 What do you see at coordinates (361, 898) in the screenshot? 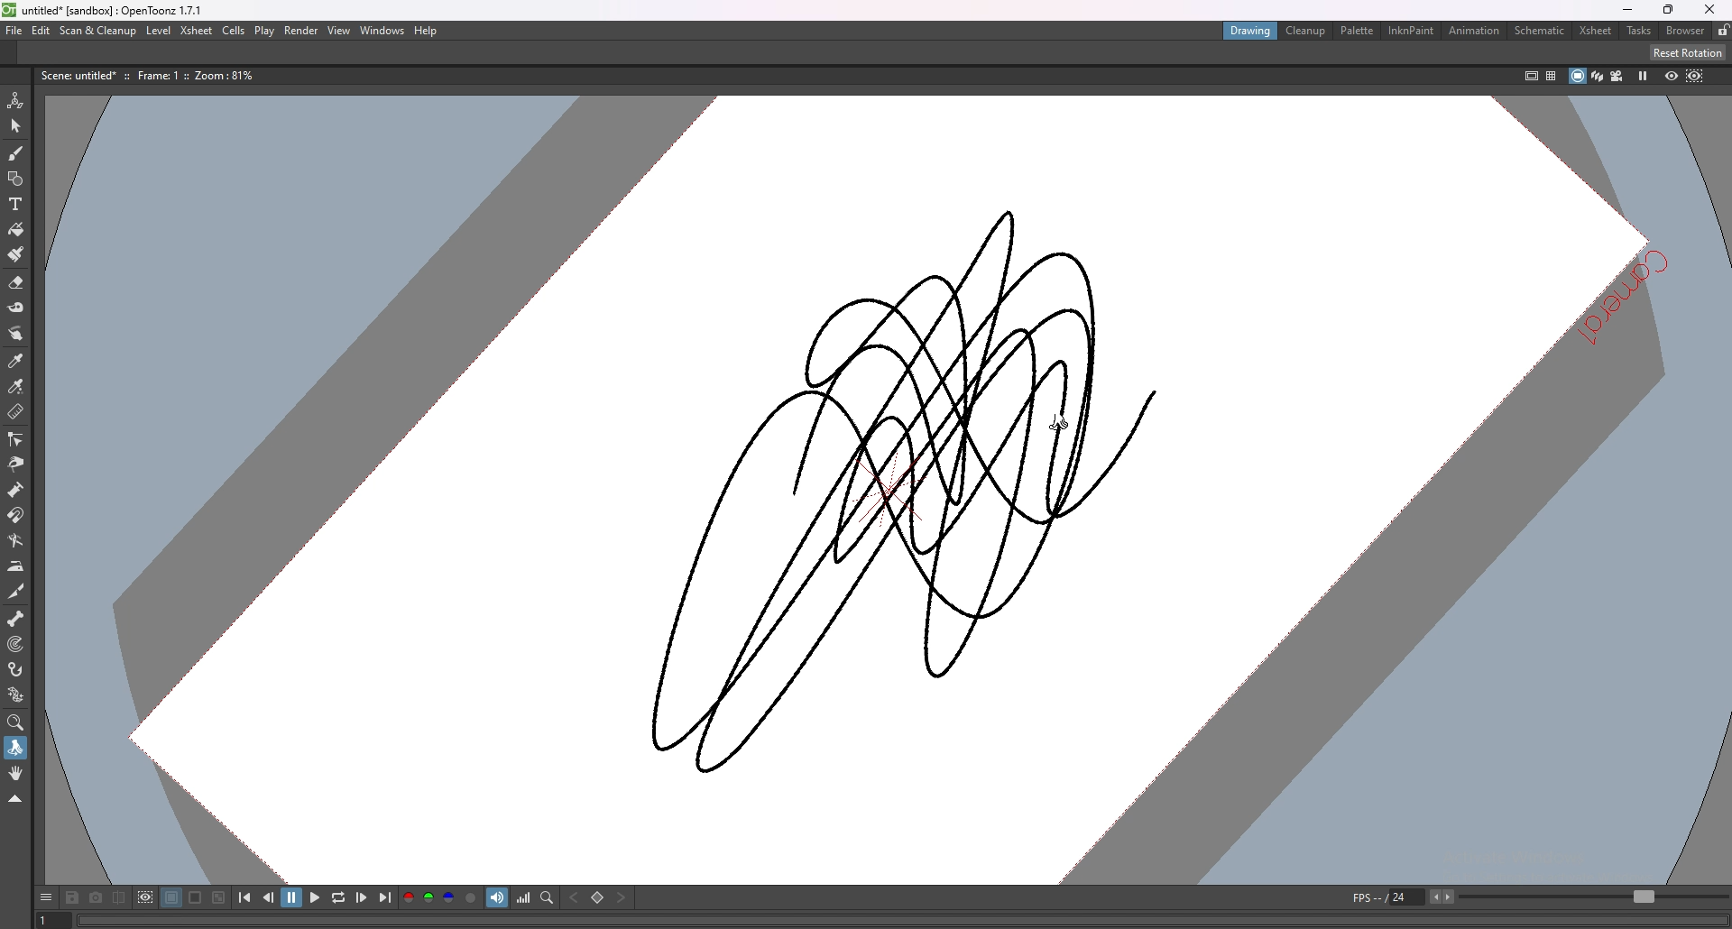
I see `next frame` at bounding box center [361, 898].